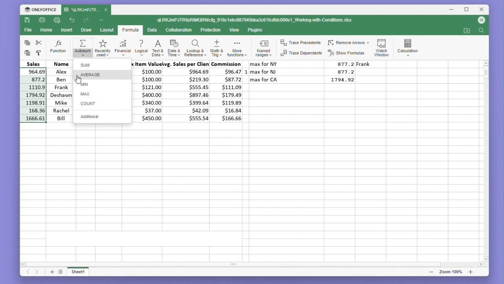  What do you see at coordinates (63, 272) in the screenshot?
I see `List of sheets` at bounding box center [63, 272].